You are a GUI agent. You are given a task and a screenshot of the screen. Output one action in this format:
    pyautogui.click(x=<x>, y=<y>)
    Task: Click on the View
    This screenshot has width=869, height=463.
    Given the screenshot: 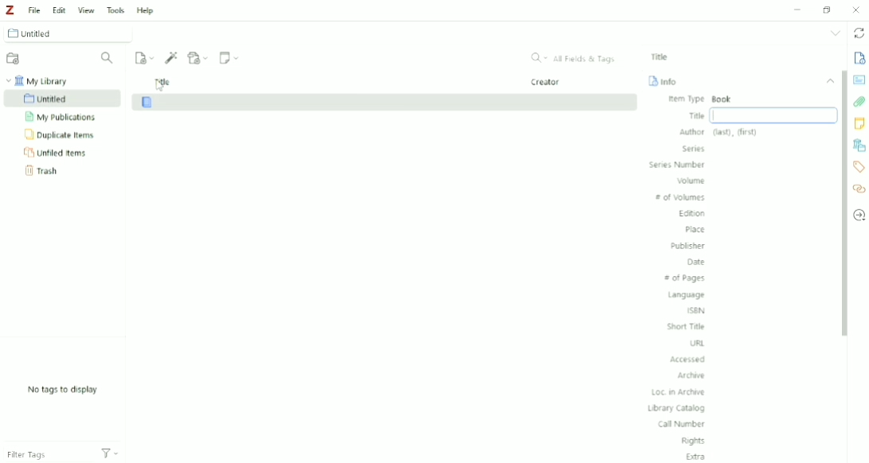 What is the action you would take?
    pyautogui.click(x=85, y=8)
    